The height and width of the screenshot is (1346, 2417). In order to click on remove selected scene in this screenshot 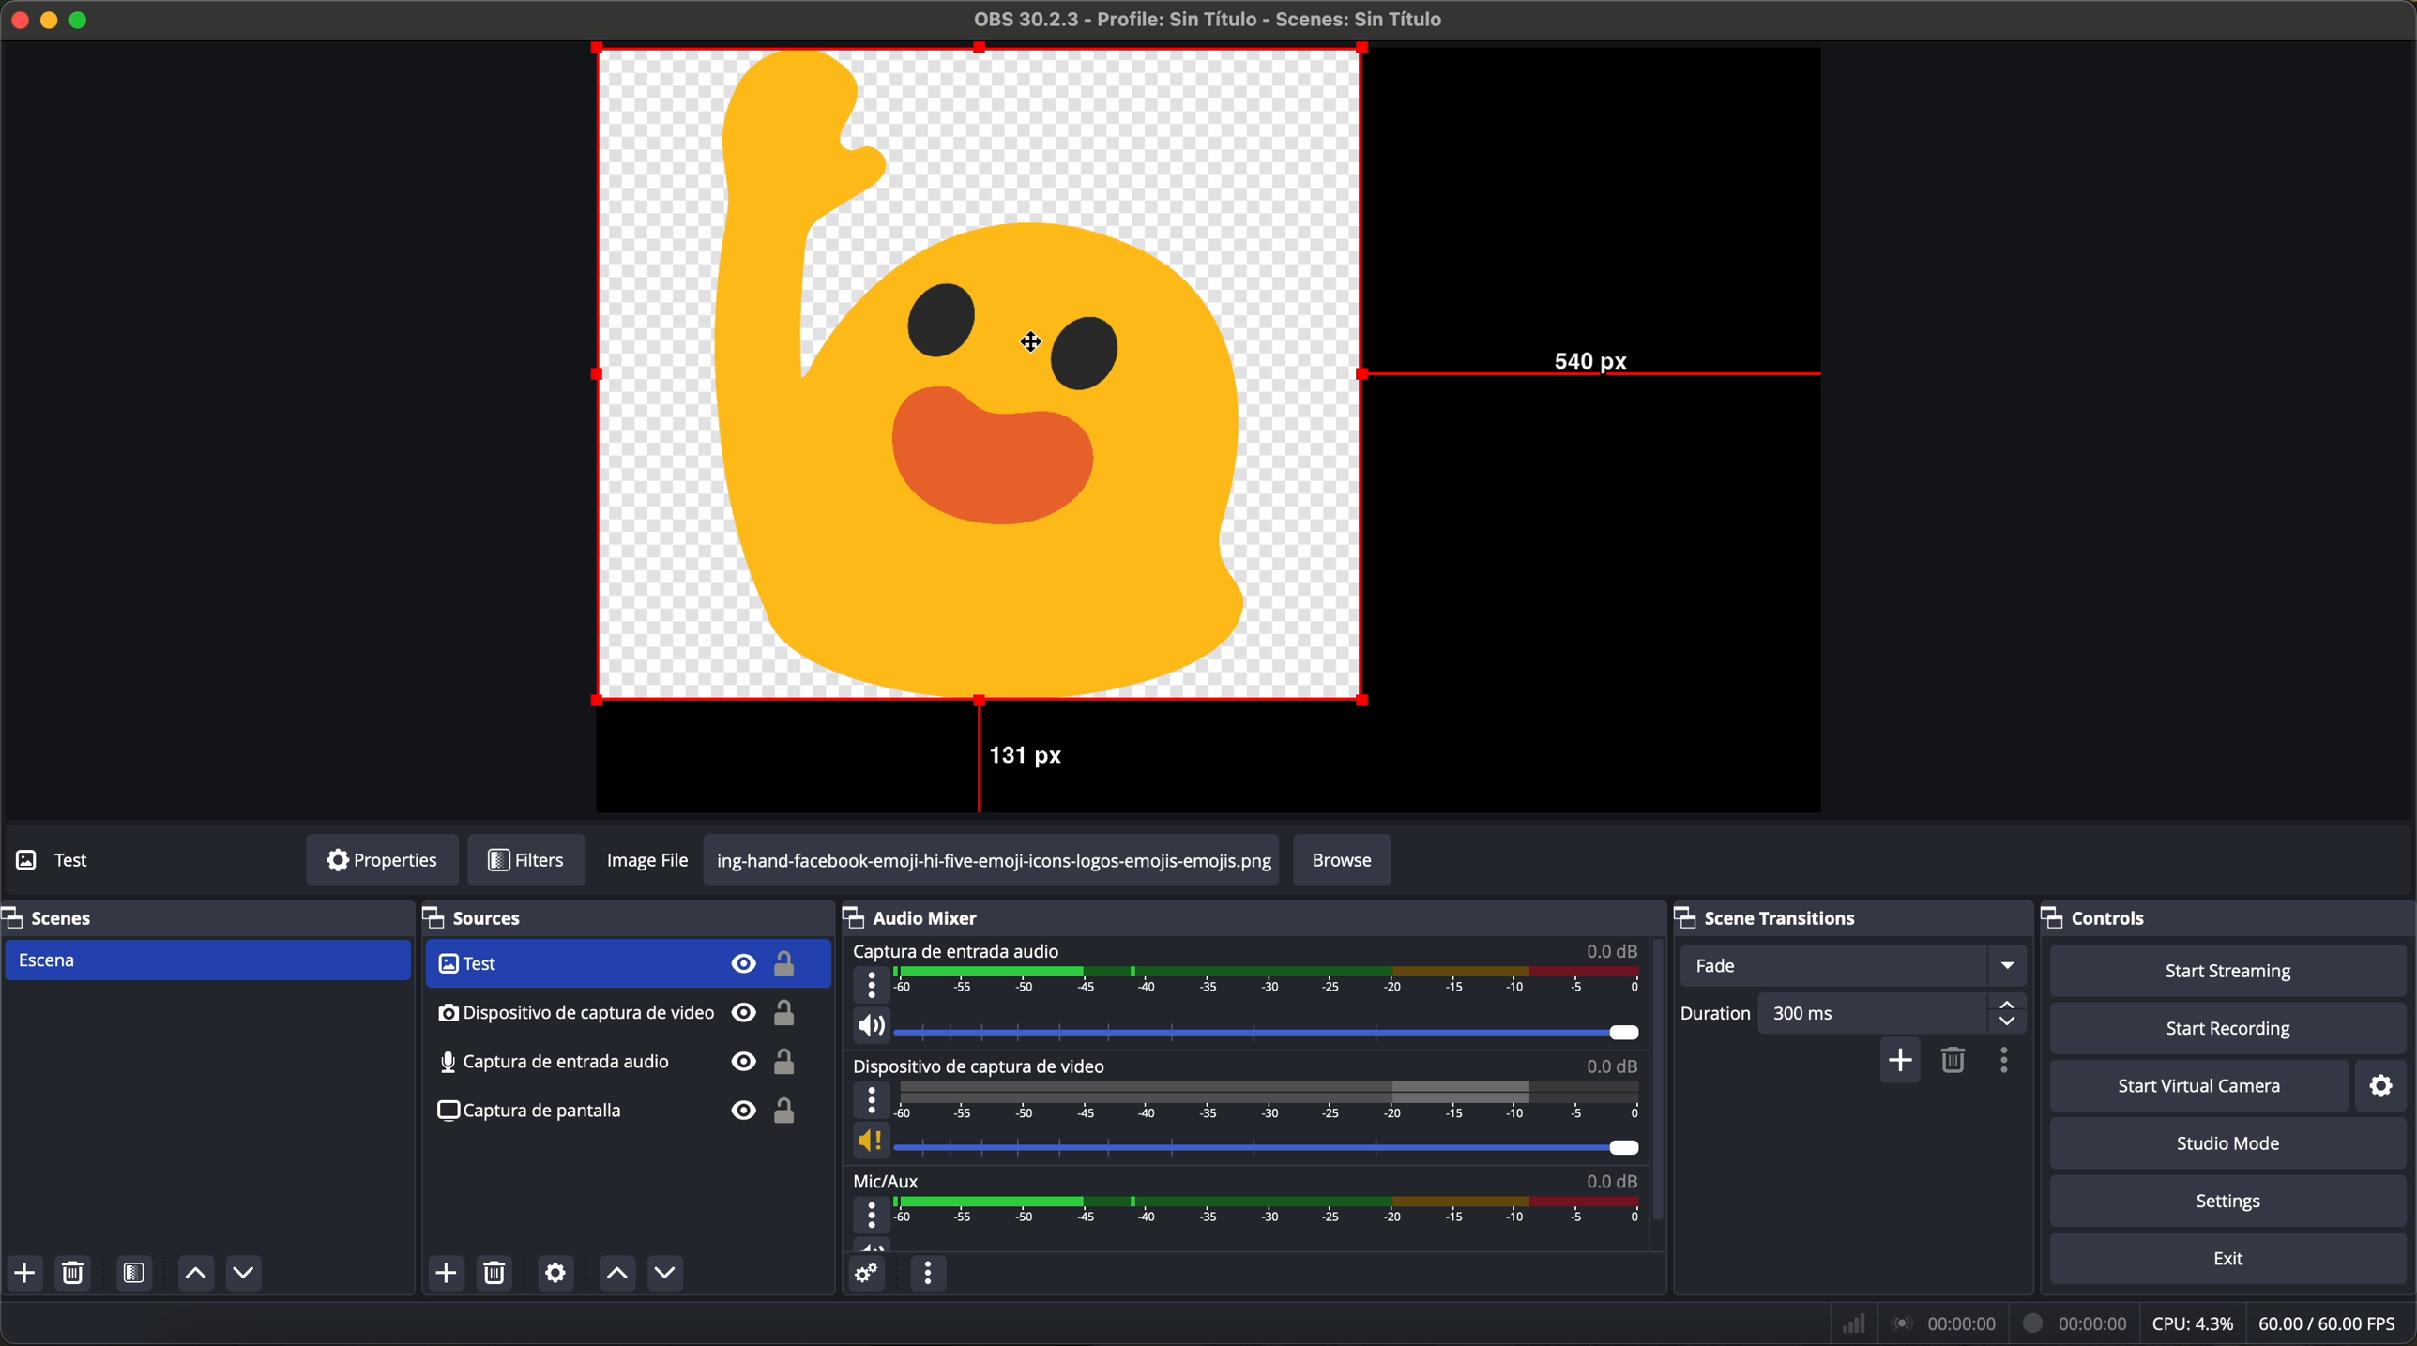, I will do `click(72, 1274)`.